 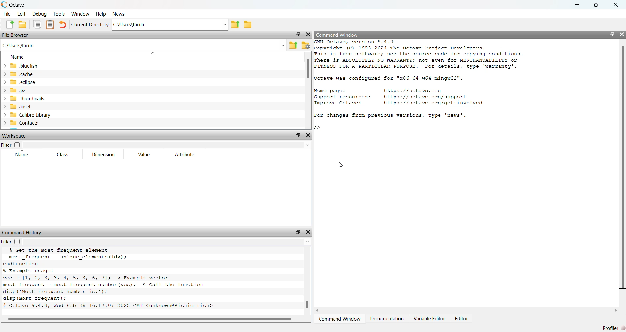 What do you see at coordinates (23, 82) in the screenshot?
I see `eclipse` at bounding box center [23, 82].